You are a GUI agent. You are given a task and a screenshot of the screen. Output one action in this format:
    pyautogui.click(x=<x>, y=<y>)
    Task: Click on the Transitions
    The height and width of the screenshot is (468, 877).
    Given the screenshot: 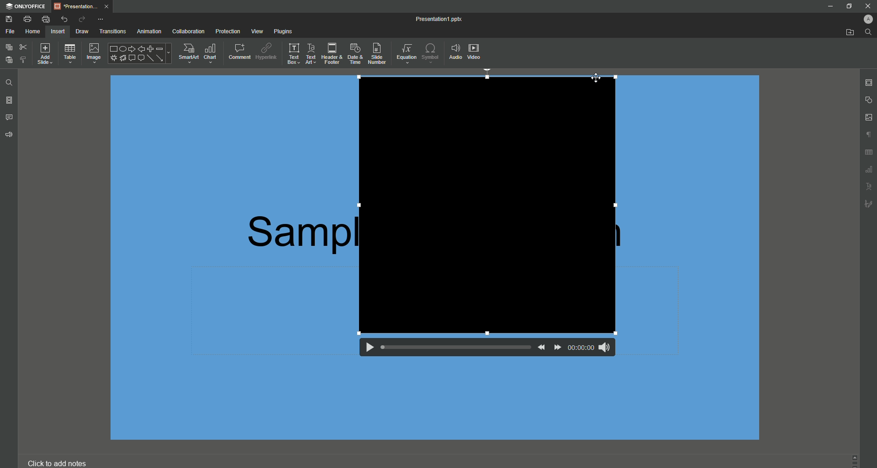 What is the action you would take?
    pyautogui.click(x=112, y=32)
    